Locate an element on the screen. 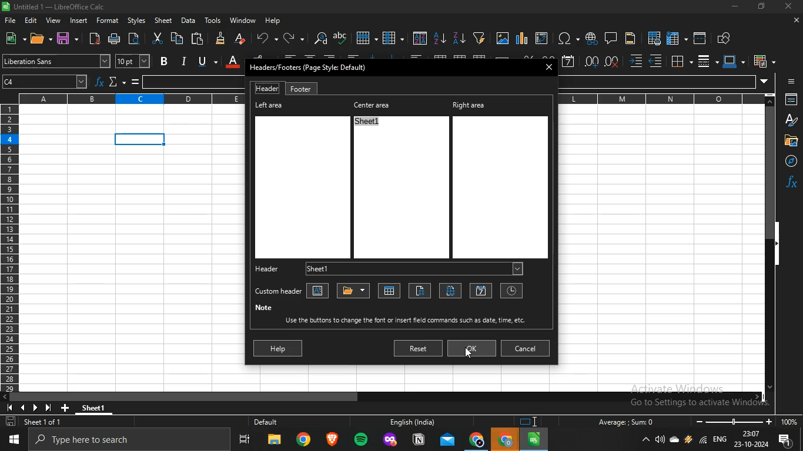  styles is located at coordinates (136, 21).